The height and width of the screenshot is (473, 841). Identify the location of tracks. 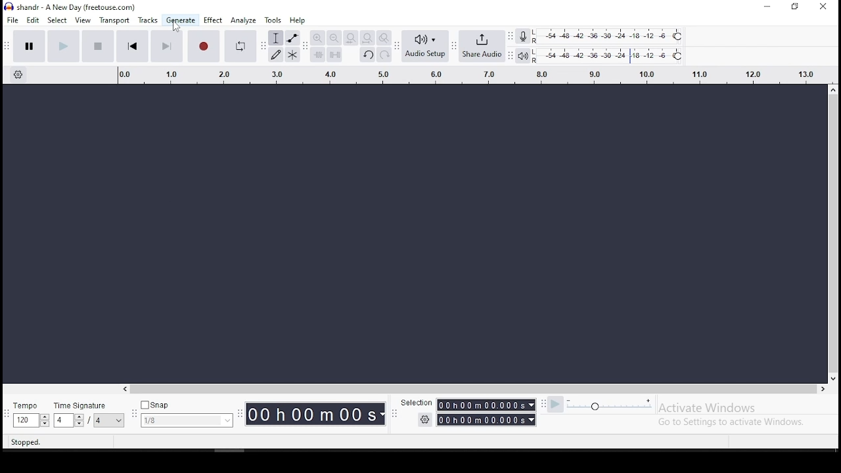
(147, 20).